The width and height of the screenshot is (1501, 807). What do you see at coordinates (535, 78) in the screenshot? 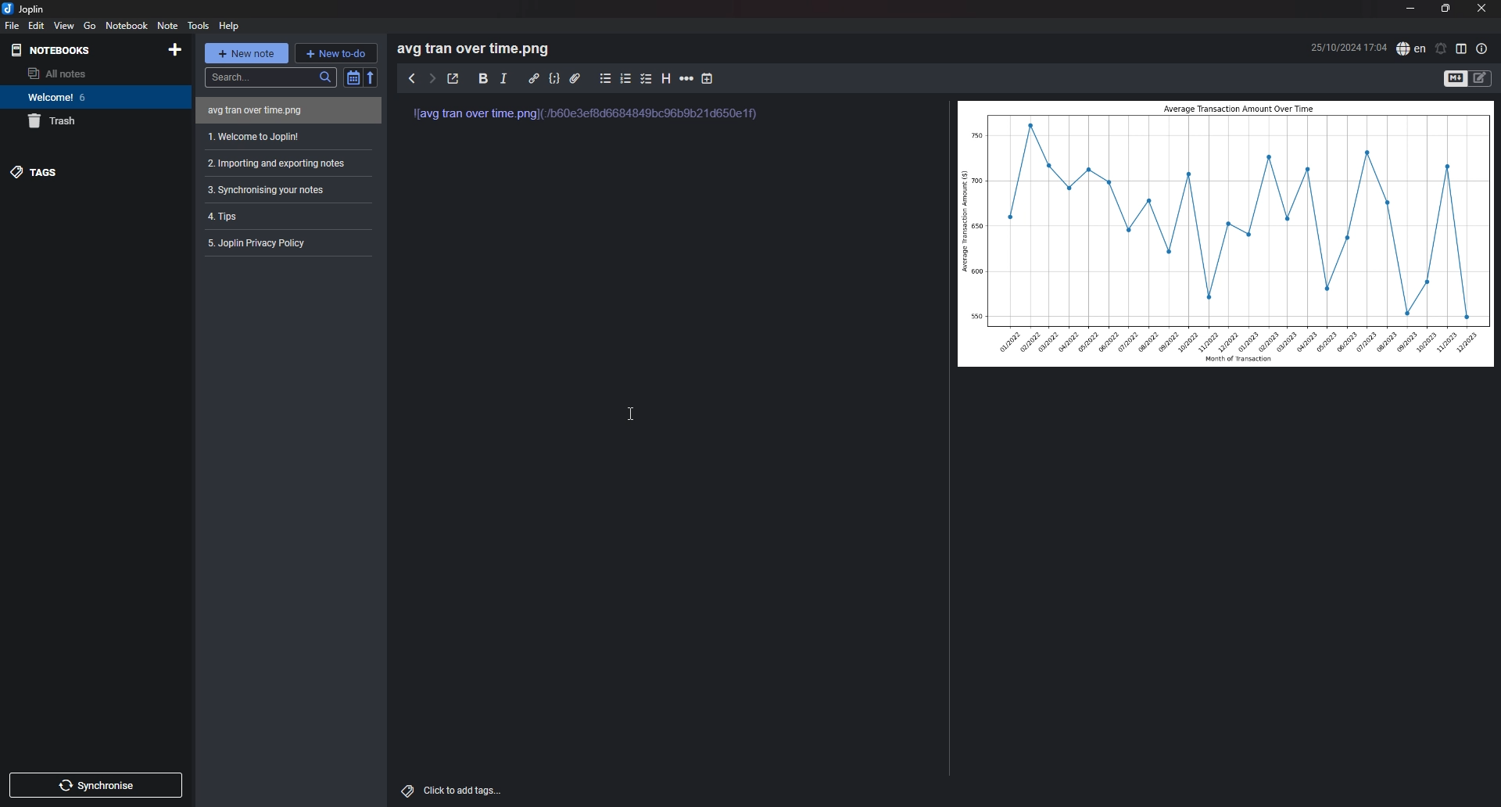
I see `add hyperlink` at bounding box center [535, 78].